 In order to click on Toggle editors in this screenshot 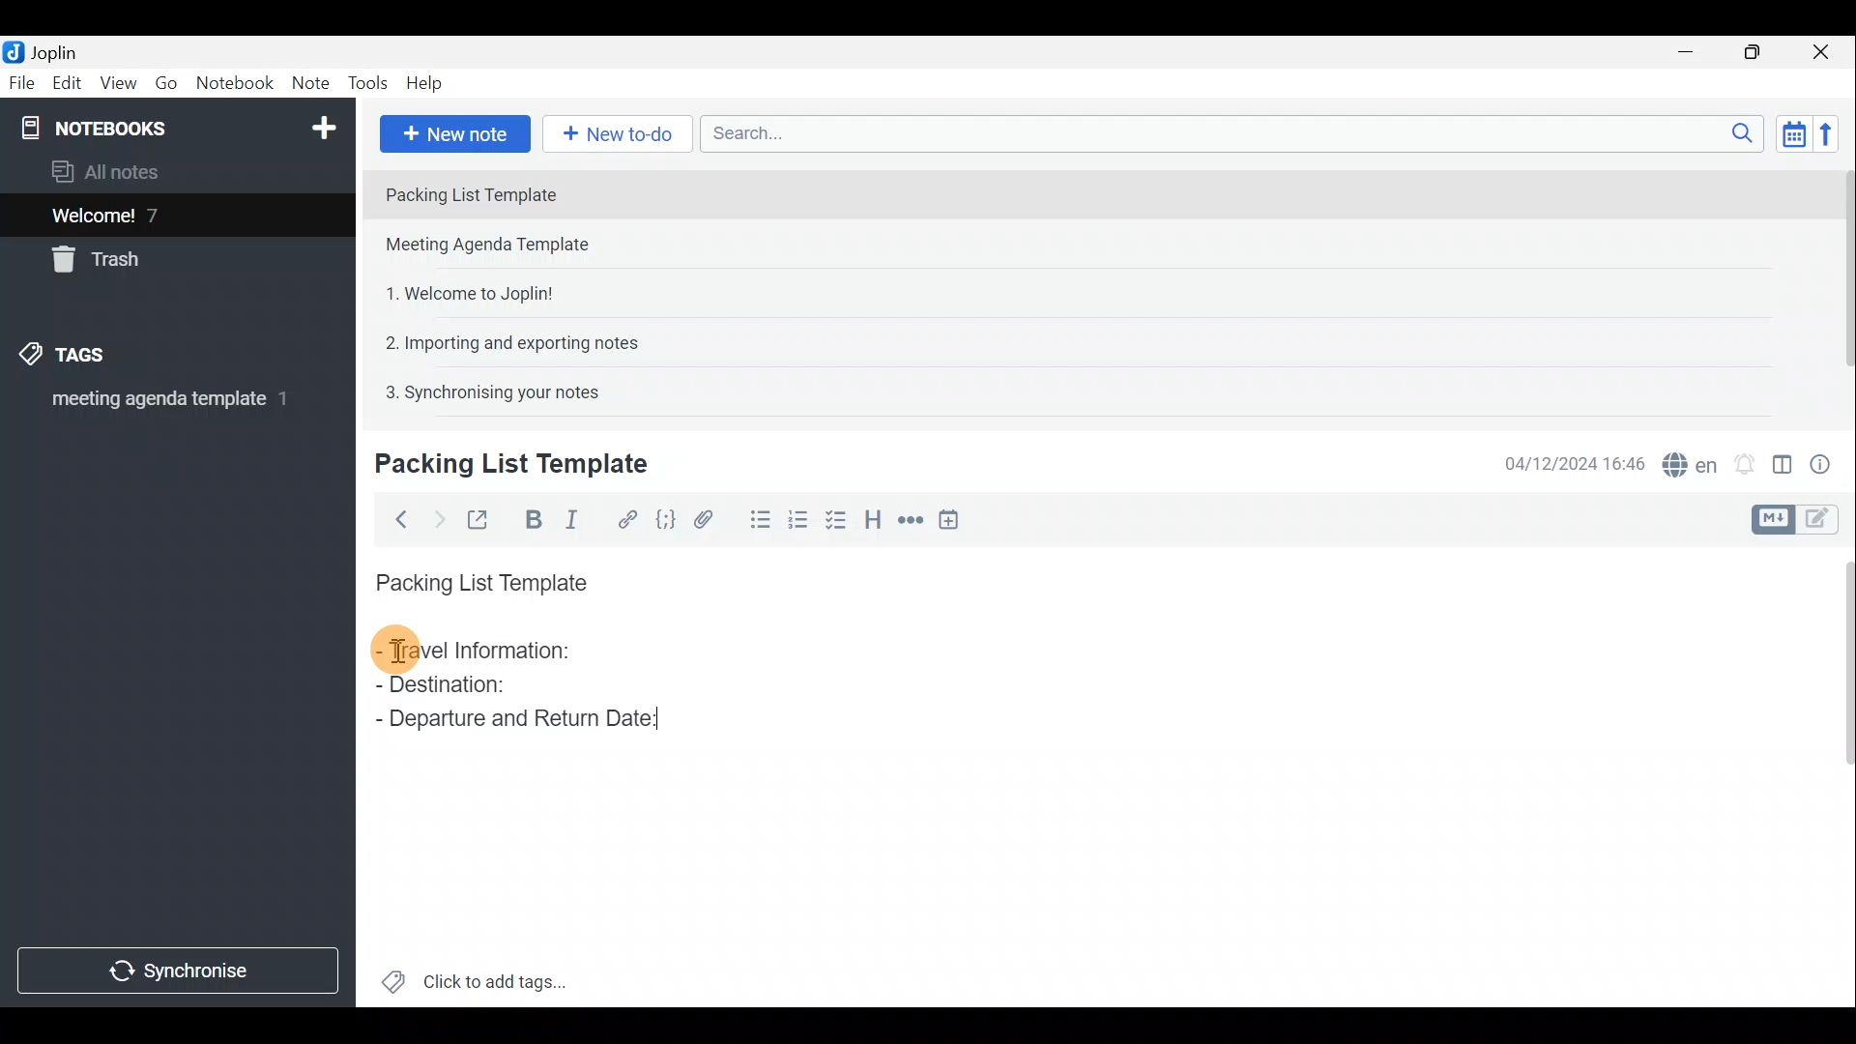, I will do `click(1827, 521)`.